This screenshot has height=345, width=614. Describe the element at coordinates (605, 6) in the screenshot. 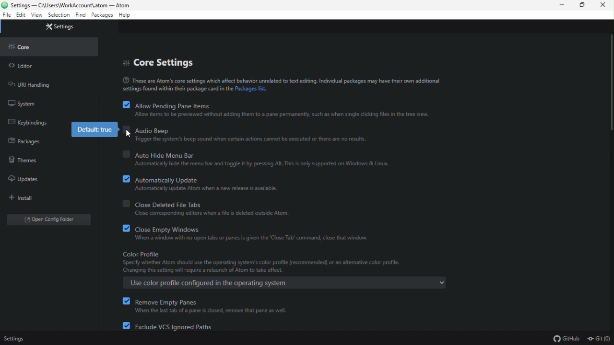

I see `close` at that location.